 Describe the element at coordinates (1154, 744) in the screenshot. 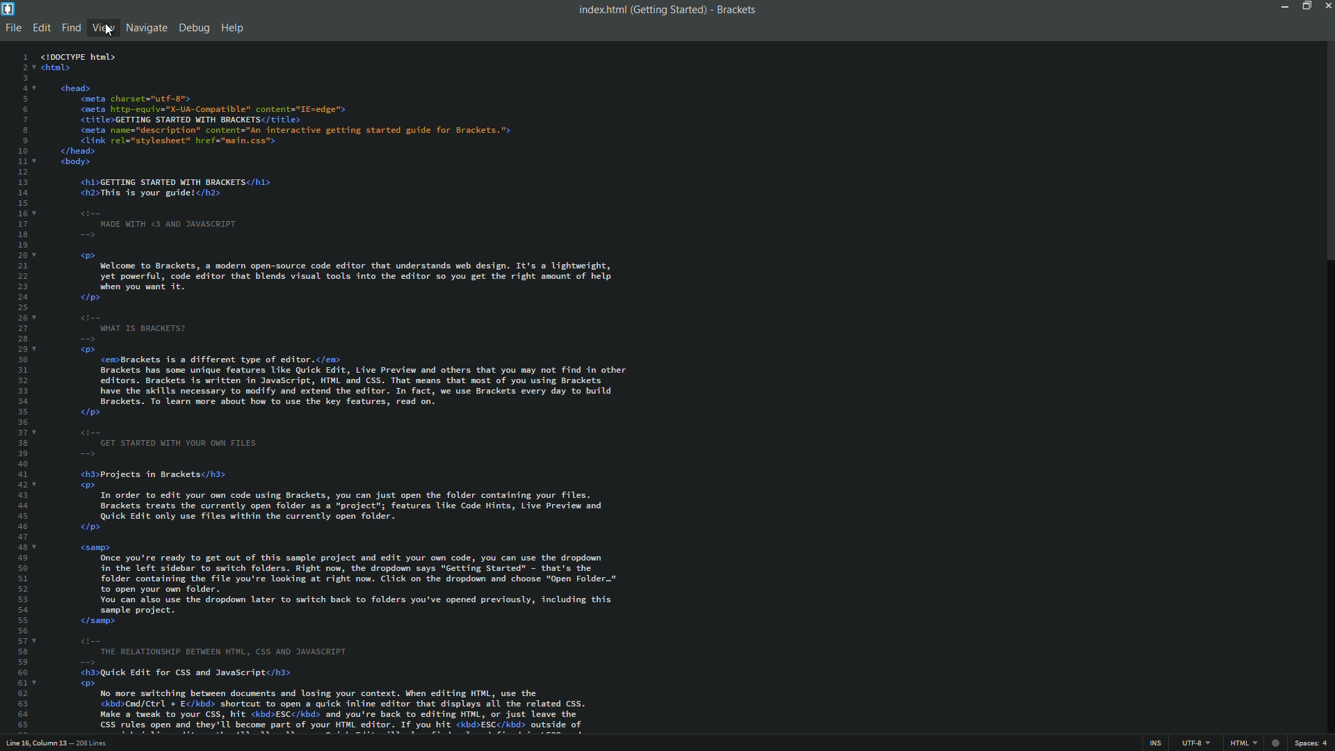

I see `ins` at that location.